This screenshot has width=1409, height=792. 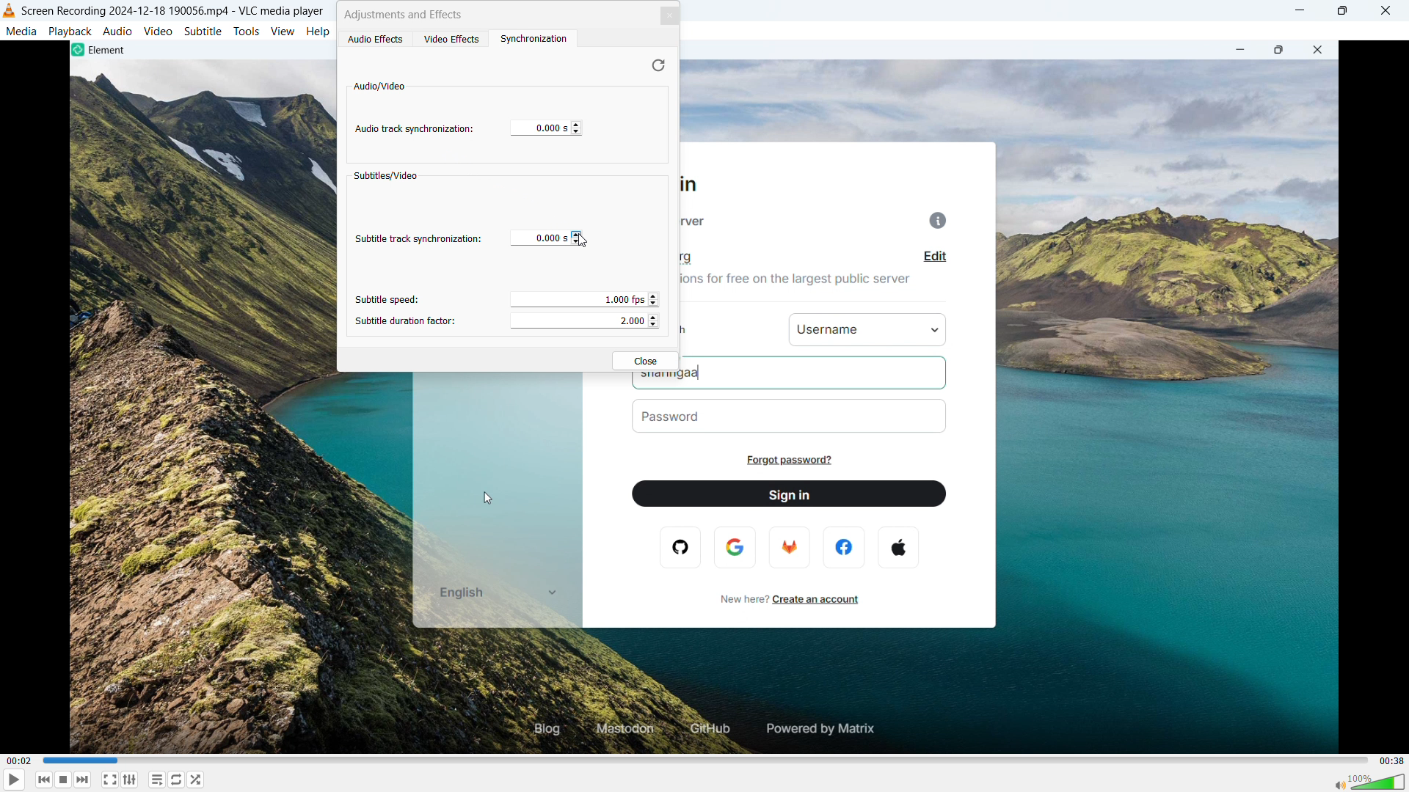 What do you see at coordinates (1365, 781) in the screenshot?
I see `sound bar` at bounding box center [1365, 781].